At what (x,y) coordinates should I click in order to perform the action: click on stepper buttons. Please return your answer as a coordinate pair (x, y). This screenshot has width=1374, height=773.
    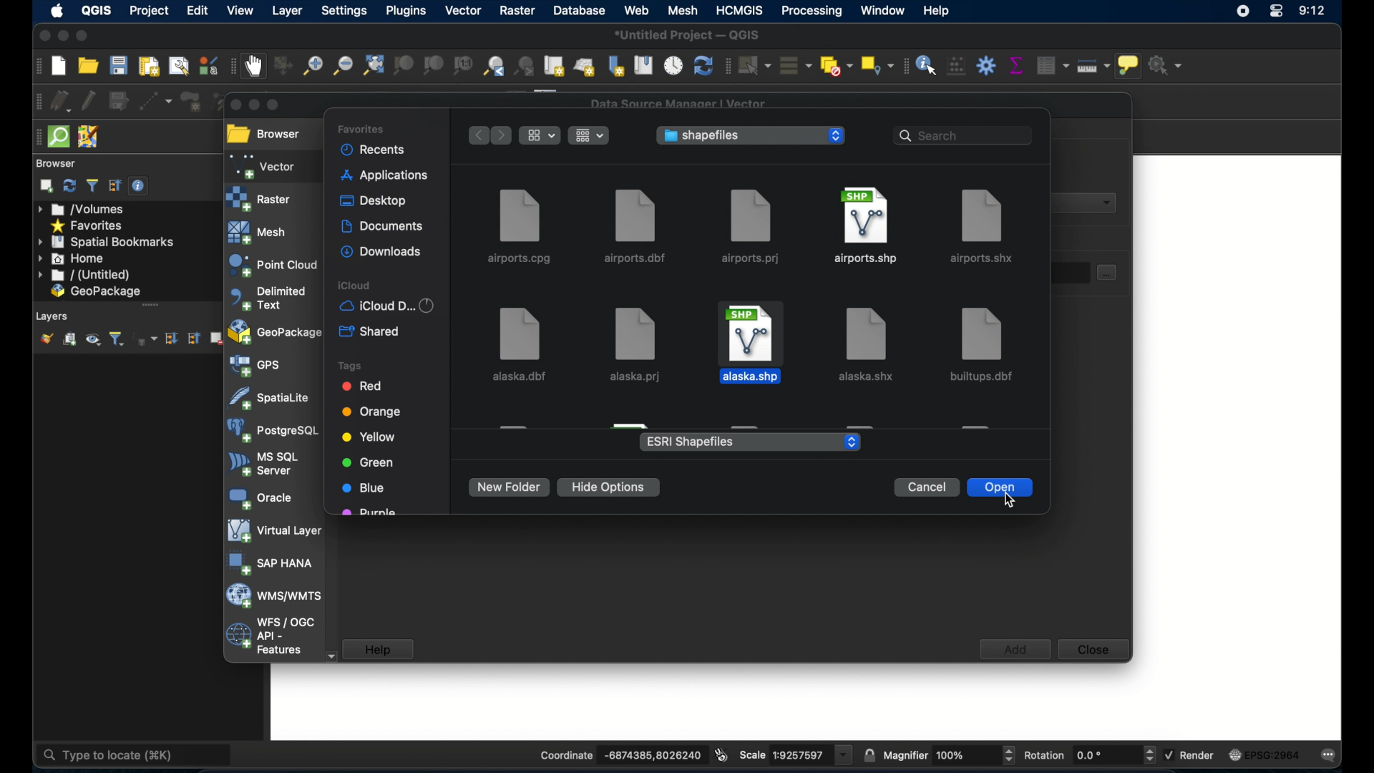
    Looking at the image, I should click on (837, 135).